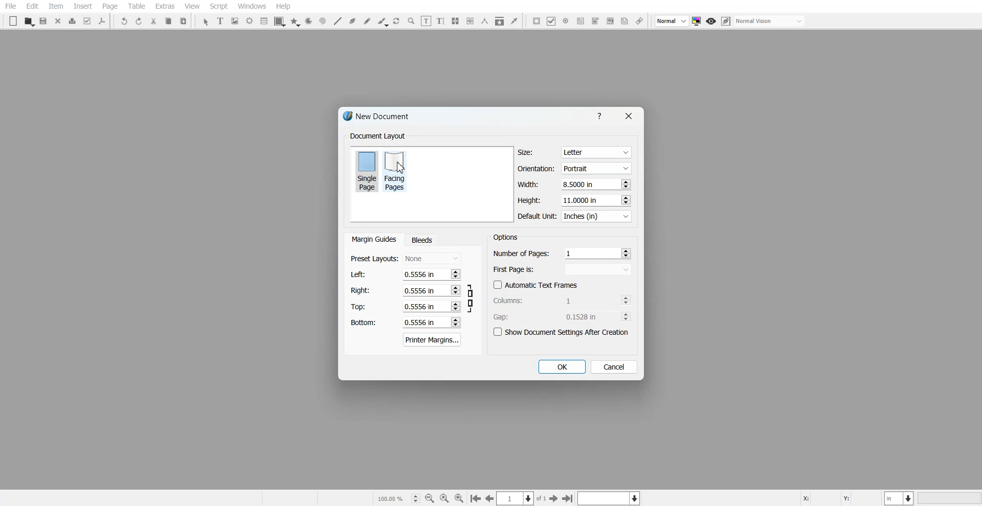  What do you see at coordinates (430, 498) in the screenshot?
I see `Zoom Out` at bounding box center [430, 498].